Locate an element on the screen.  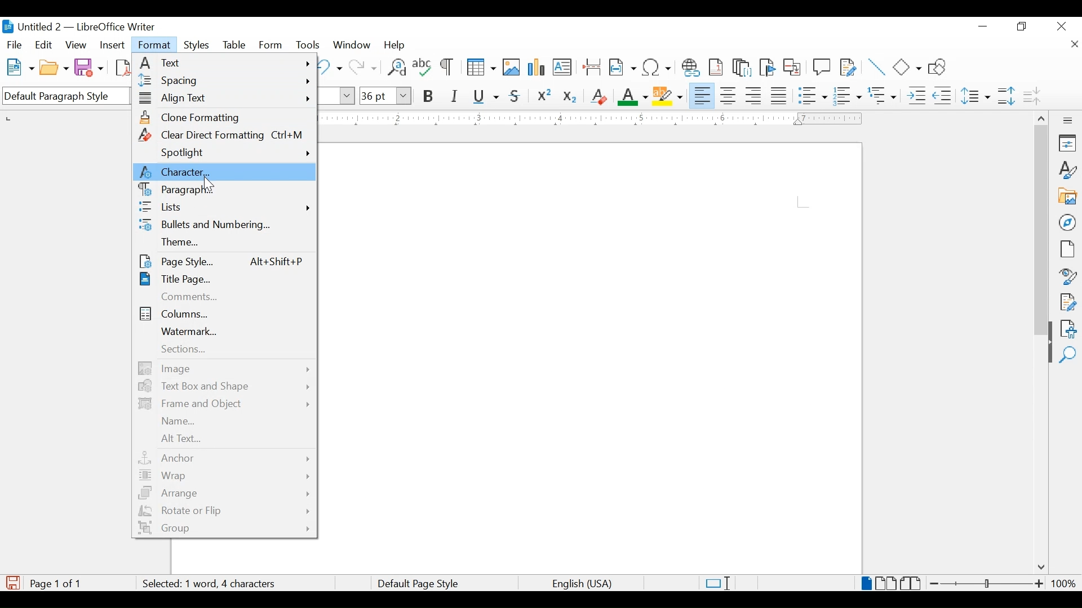
save document is located at coordinates (13, 583).